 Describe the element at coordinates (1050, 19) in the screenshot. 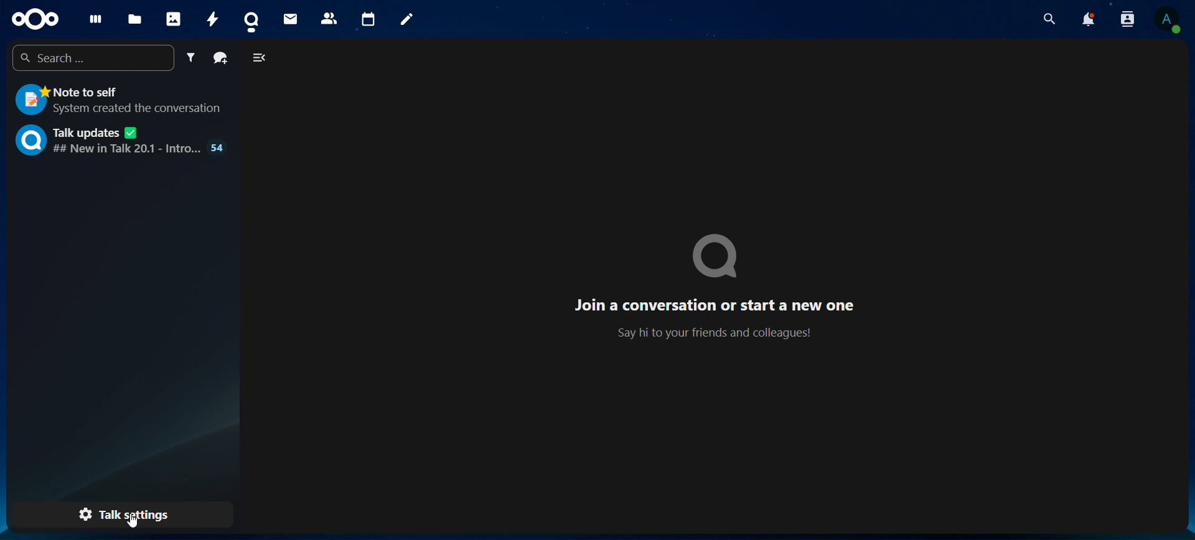

I see `search` at that location.